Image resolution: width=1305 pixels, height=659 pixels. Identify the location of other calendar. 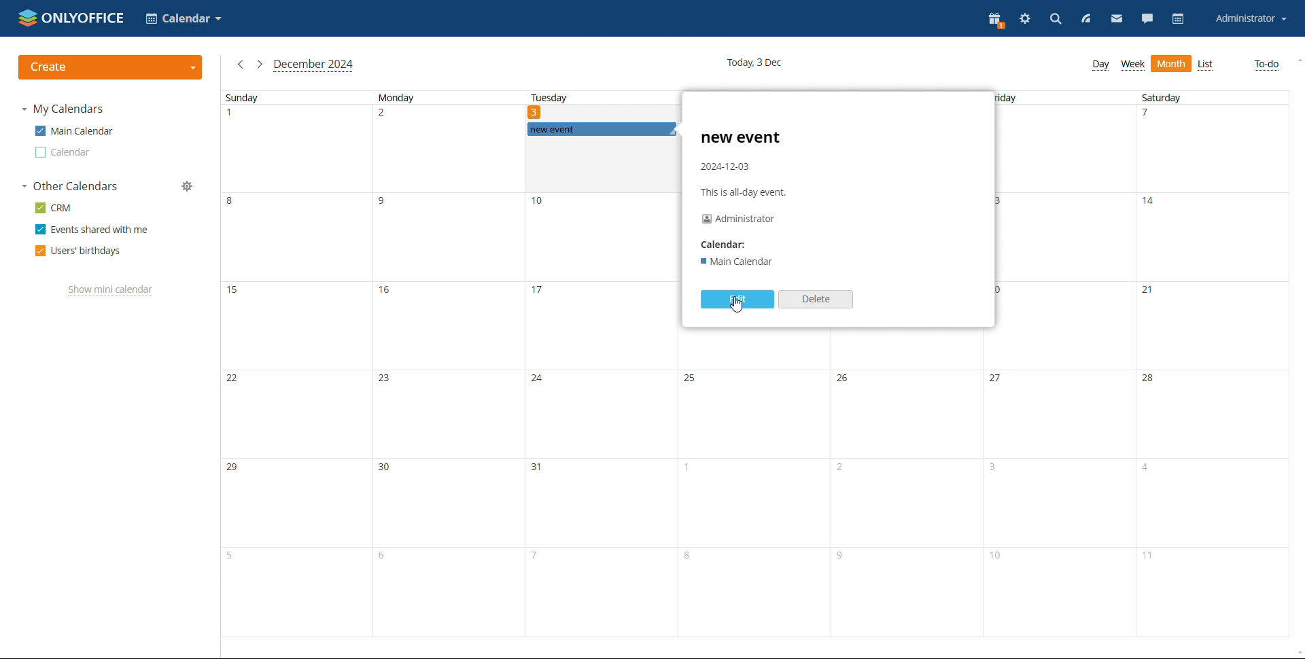
(63, 153).